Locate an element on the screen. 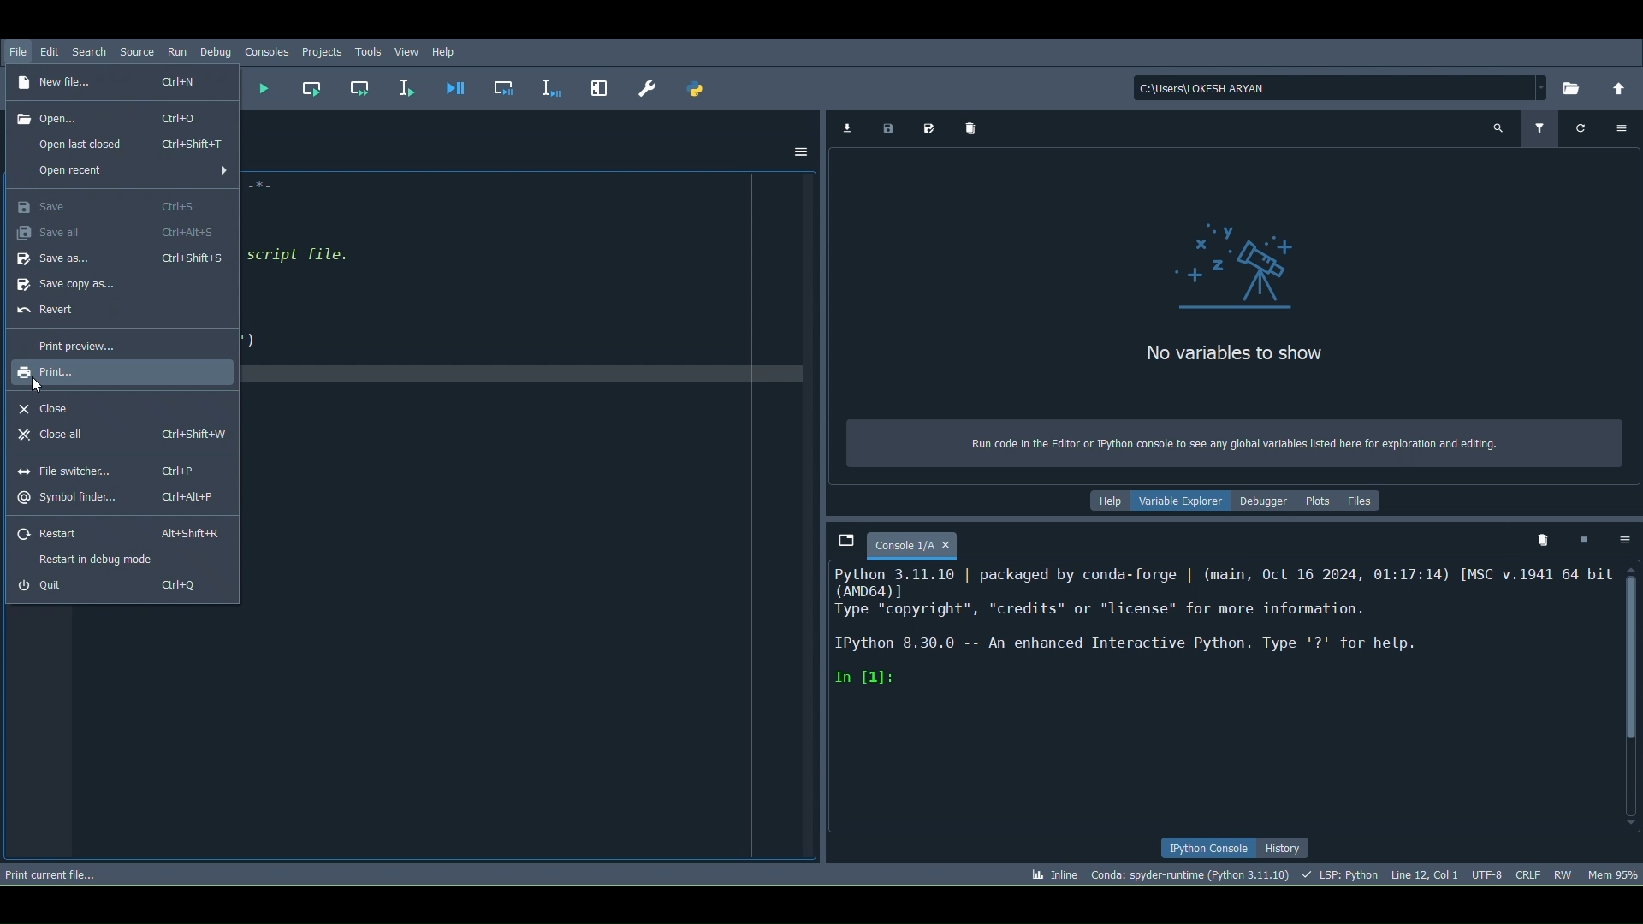 This screenshot has width=1643, height=924. Save is located at coordinates (108, 204).